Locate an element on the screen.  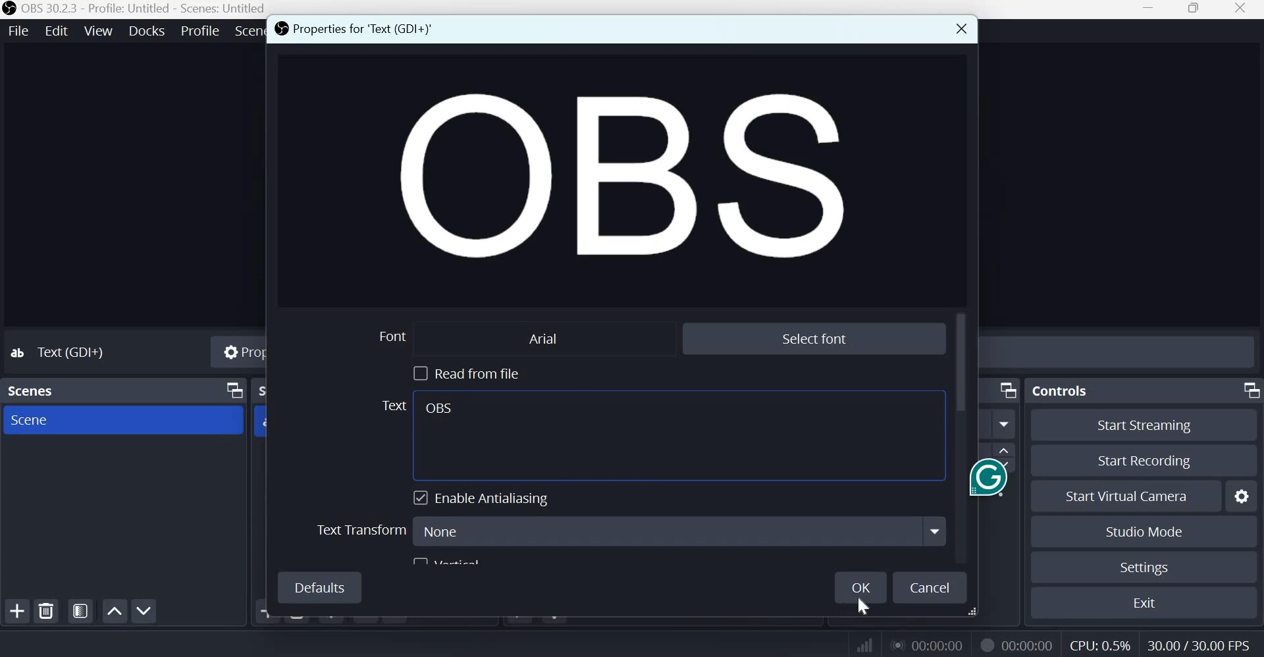
CPU: 0.5% is located at coordinates (1101, 643).